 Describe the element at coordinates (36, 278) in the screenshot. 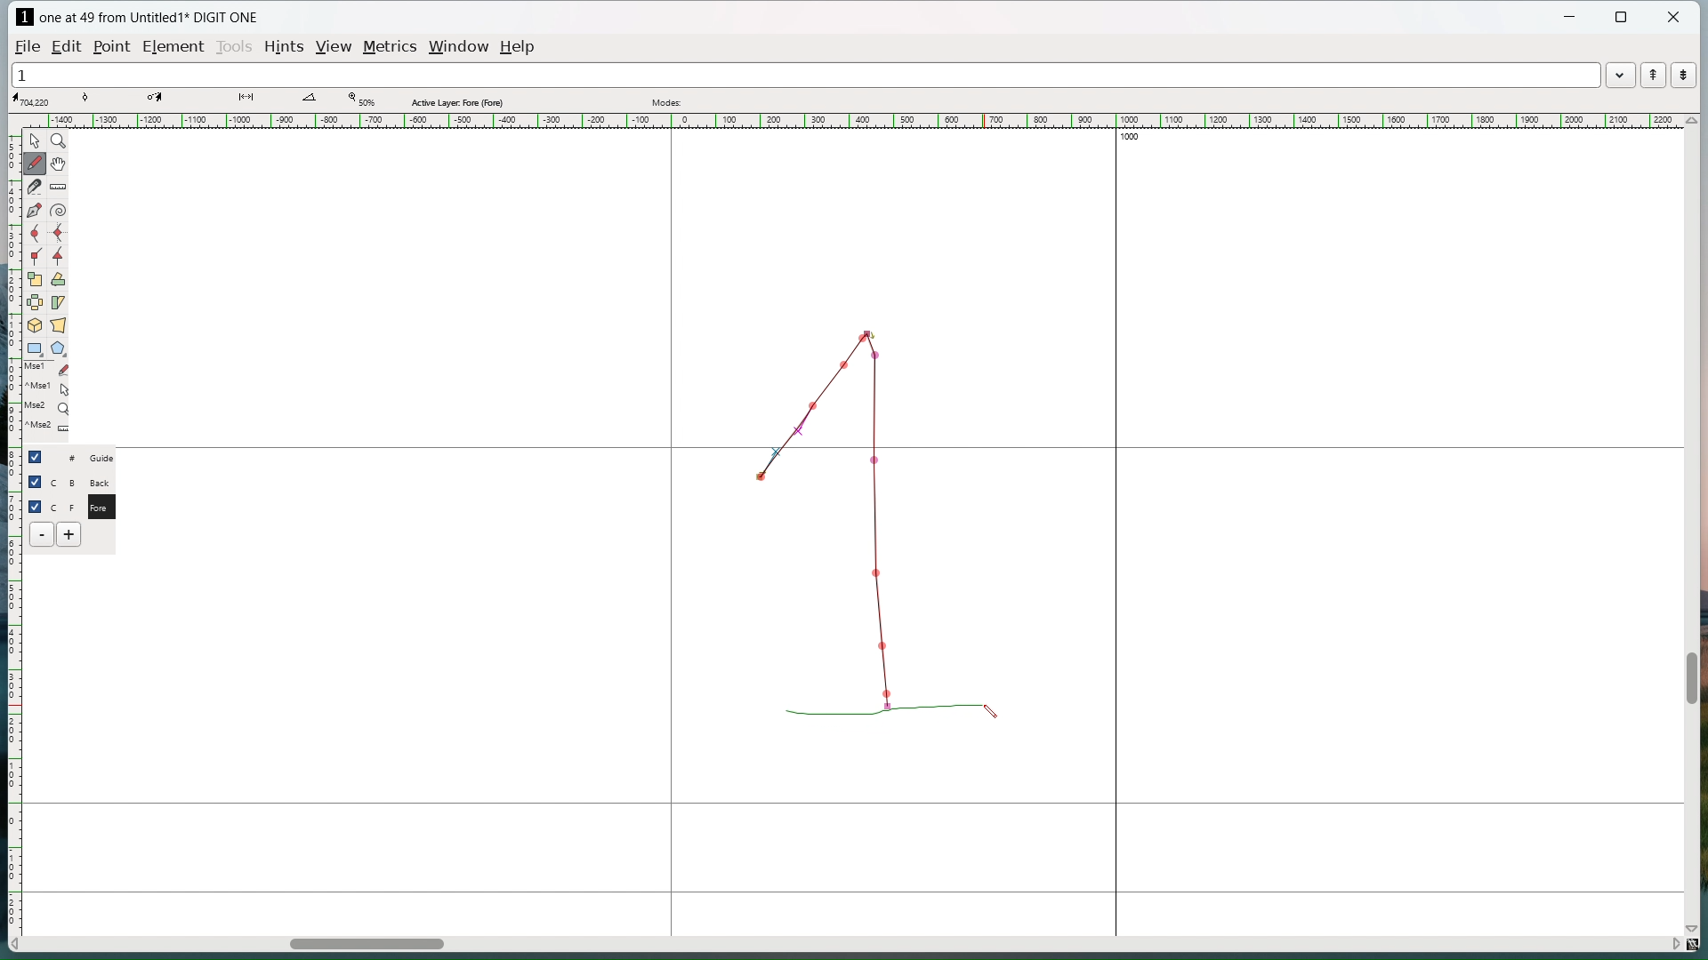

I see `scale` at that location.